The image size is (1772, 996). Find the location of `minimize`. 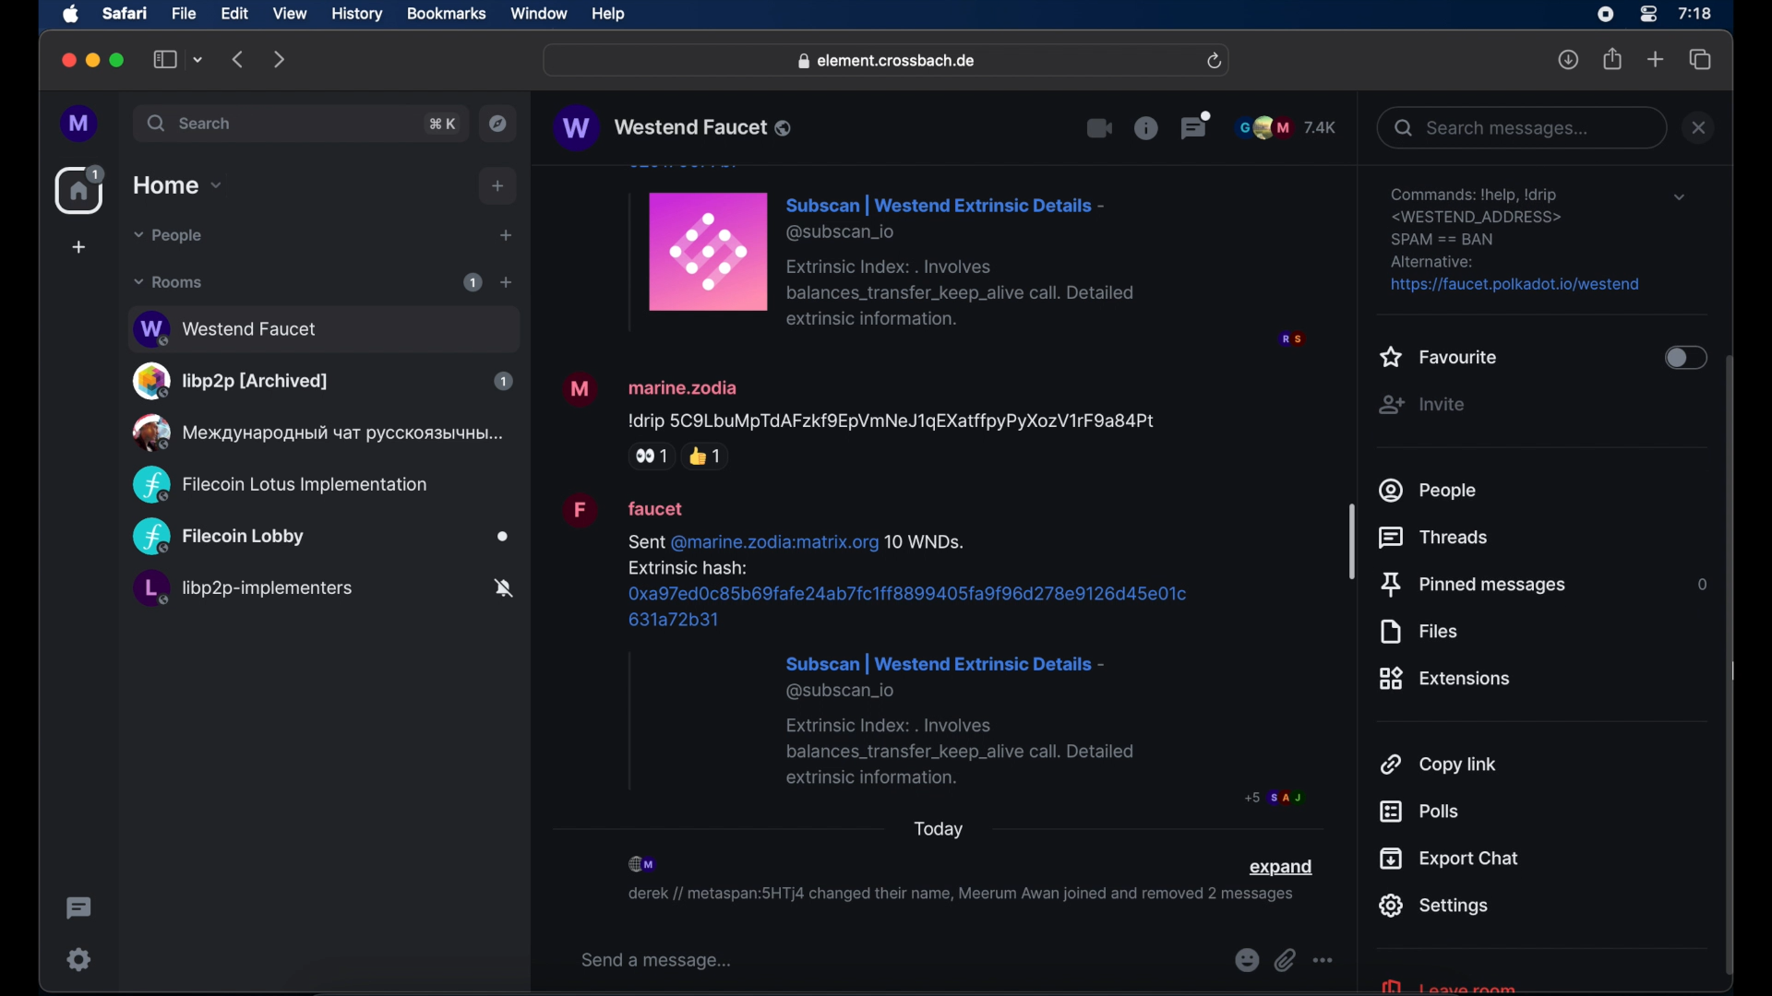

minimize is located at coordinates (93, 60).